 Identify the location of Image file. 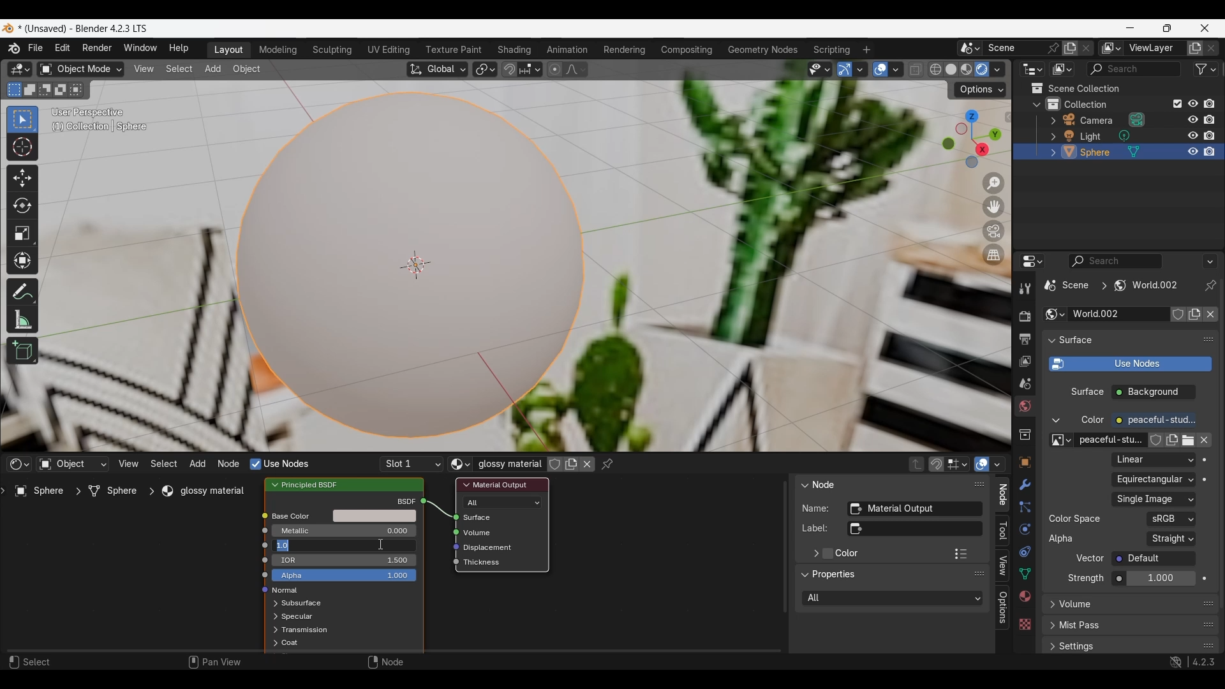
(1154, 500).